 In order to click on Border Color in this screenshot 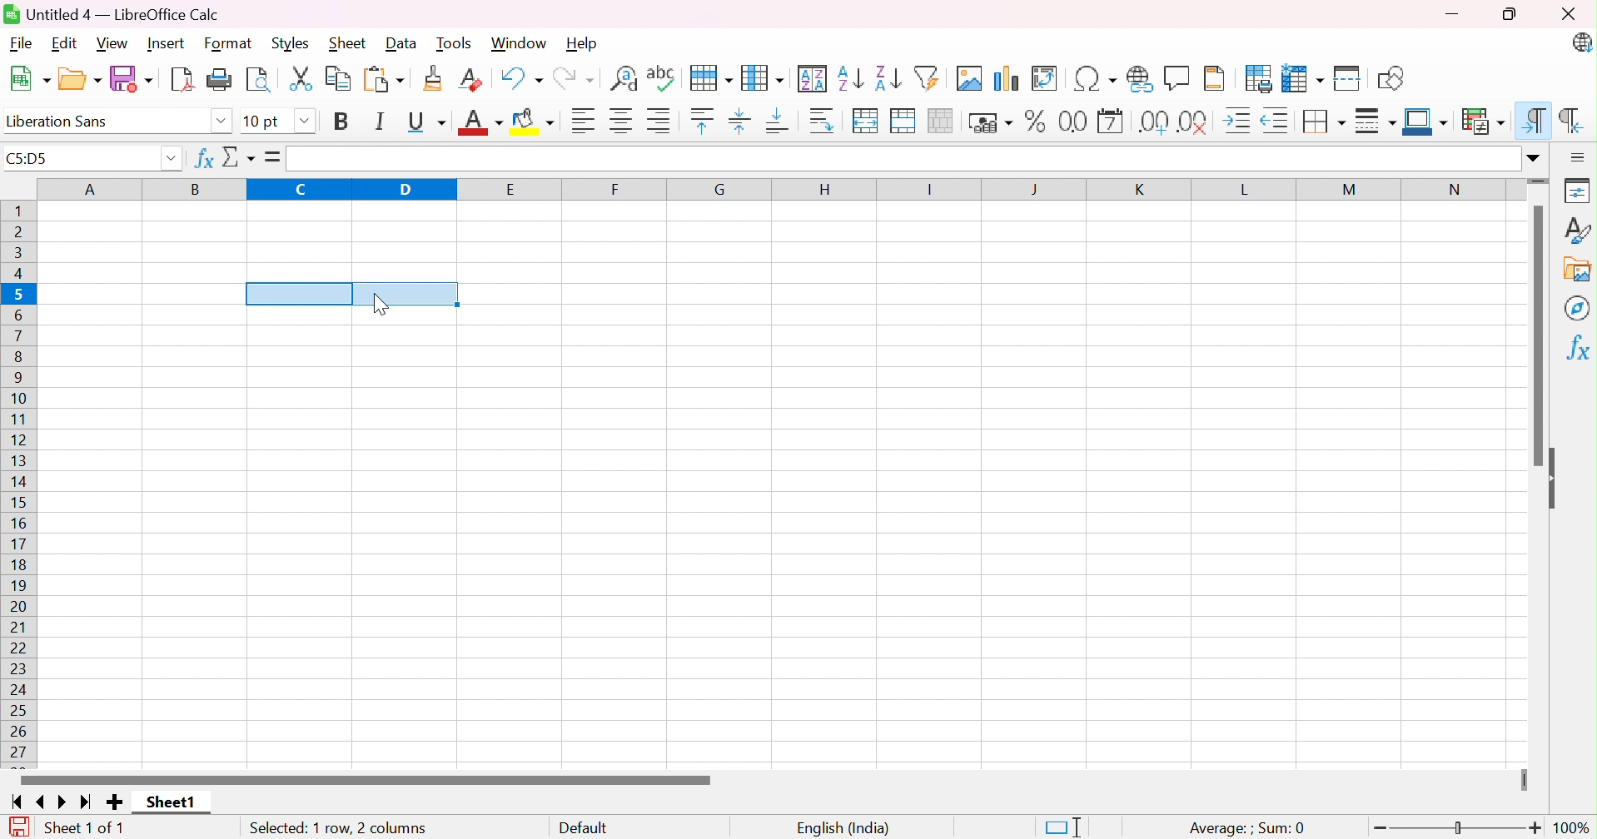, I will do `click(1425, 121)`.